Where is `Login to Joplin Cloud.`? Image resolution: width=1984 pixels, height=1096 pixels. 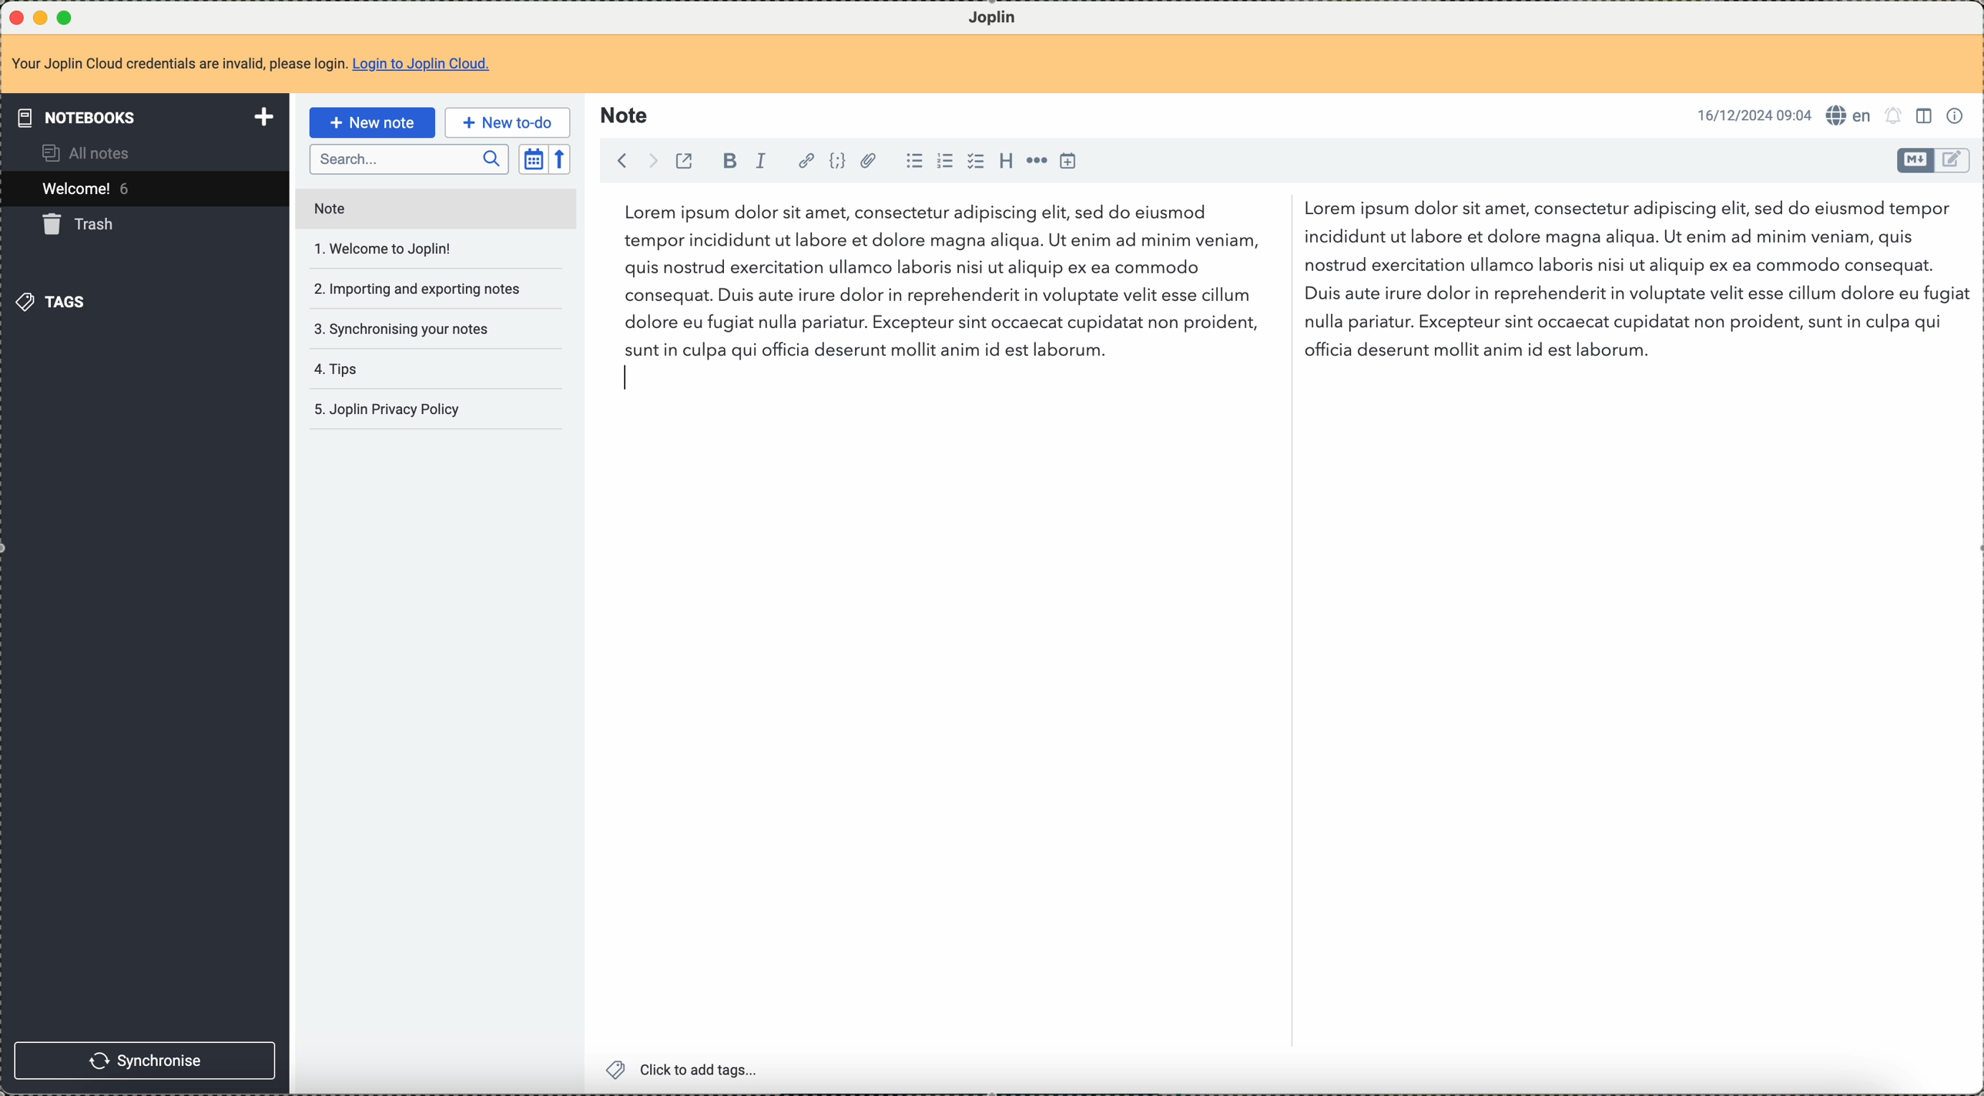
Login to Joplin Cloud. is located at coordinates (427, 66).